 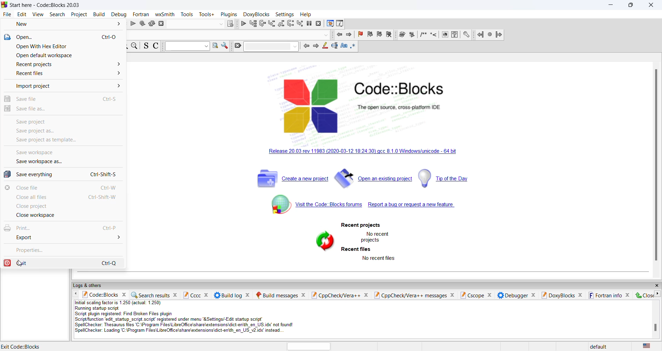 What do you see at coordinates (284, 14) in the screenshot?
I see `settings` at bounding box center [284, 14].